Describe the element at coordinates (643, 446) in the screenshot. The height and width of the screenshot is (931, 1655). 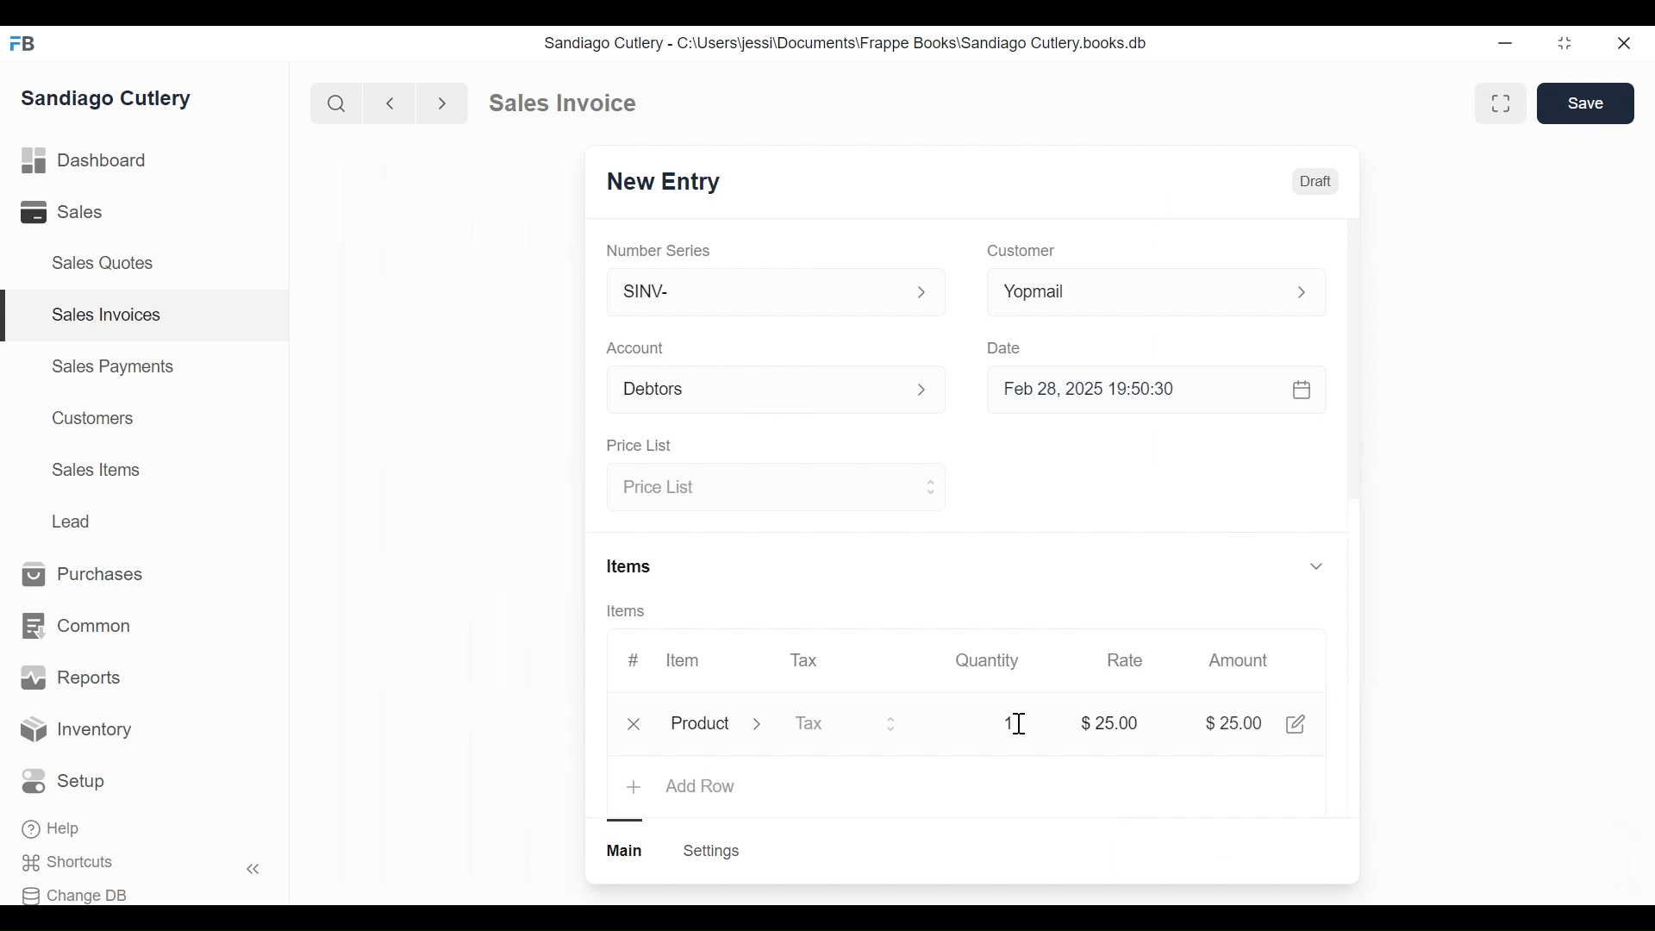
I see `Price List` at that location.